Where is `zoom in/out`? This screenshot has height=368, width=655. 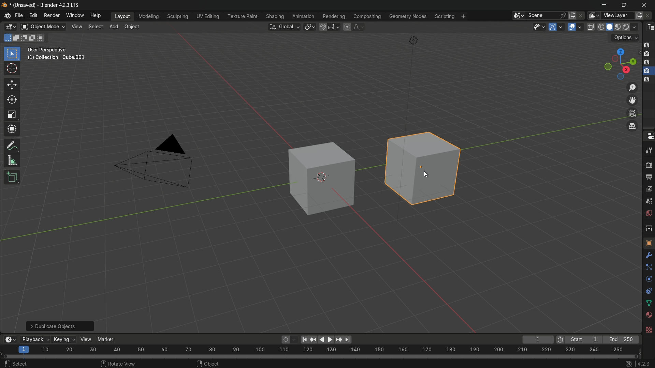
zoom in/out is located at coordinates (633, 88).